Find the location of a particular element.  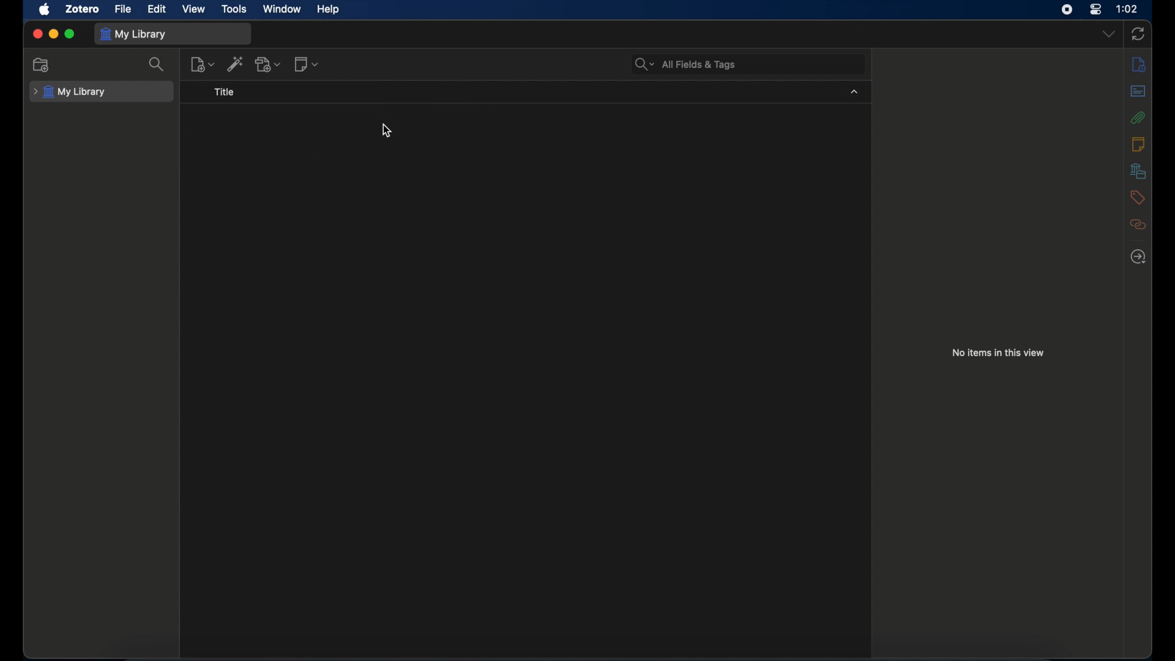

zotero is located at coordinates (82, 10).